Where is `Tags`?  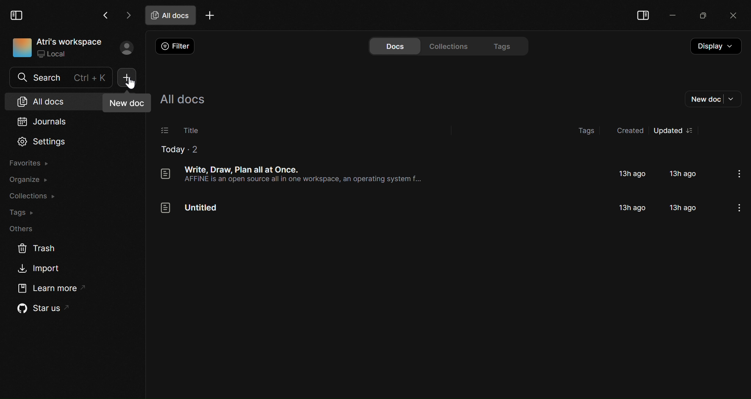
Tags is located at coordinates (505, 45).